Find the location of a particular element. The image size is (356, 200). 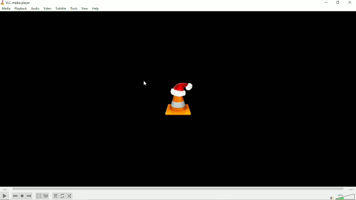

View is located at coordinates (84, 8).